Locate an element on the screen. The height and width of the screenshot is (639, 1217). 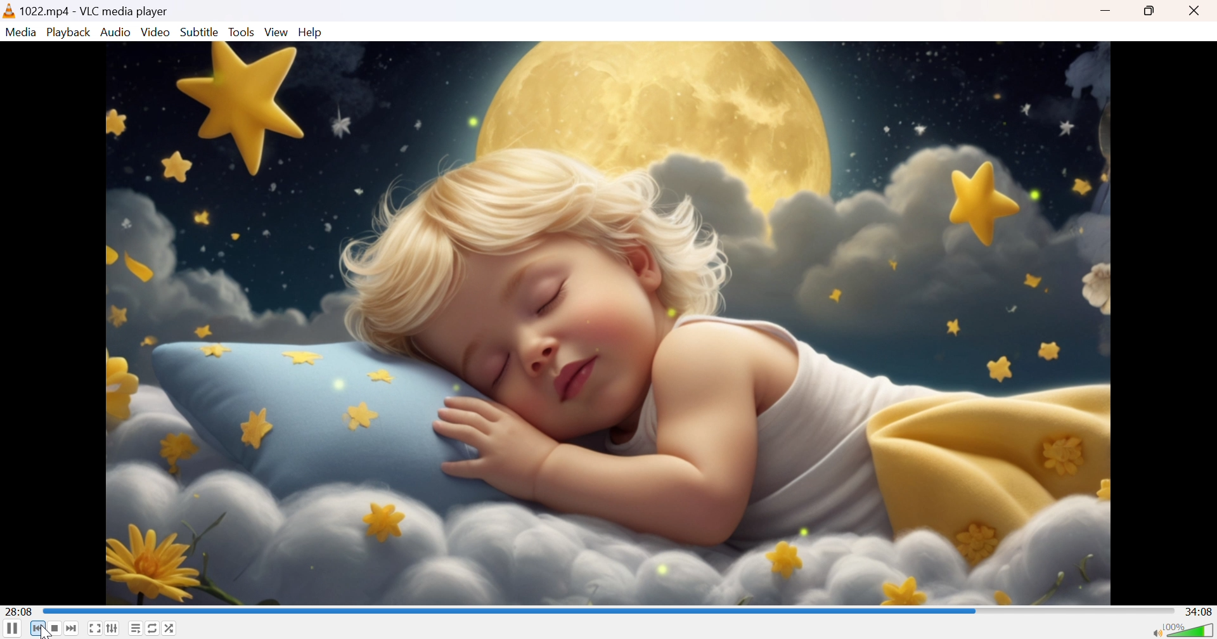
34:08 is located at coordinates (1200, 610).